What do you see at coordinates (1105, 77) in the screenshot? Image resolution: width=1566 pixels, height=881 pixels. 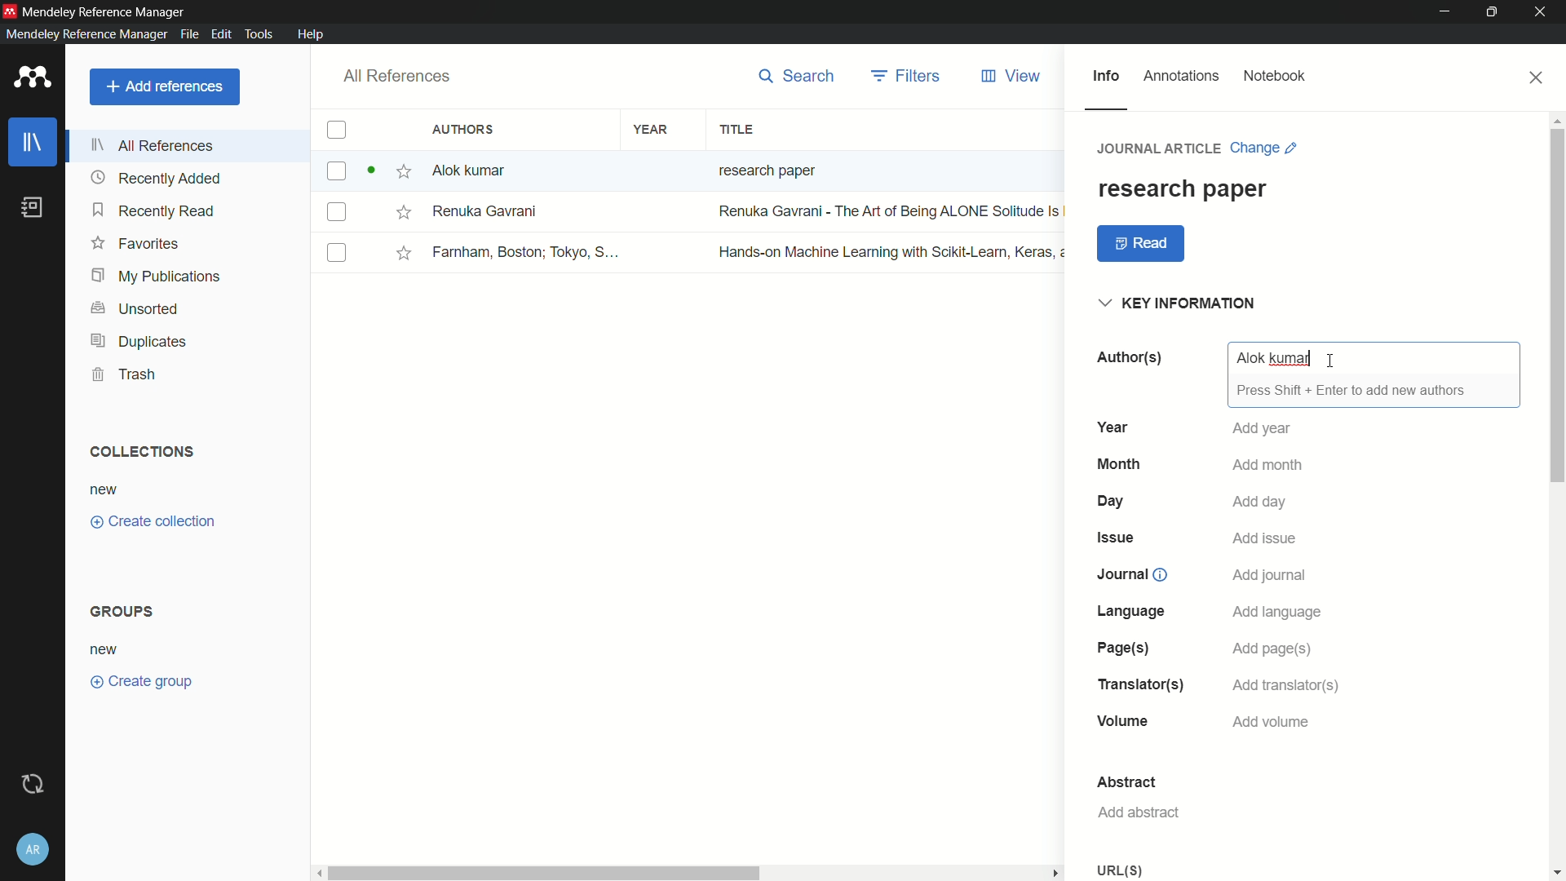 I see `info` at bounding box center [1105, 77].